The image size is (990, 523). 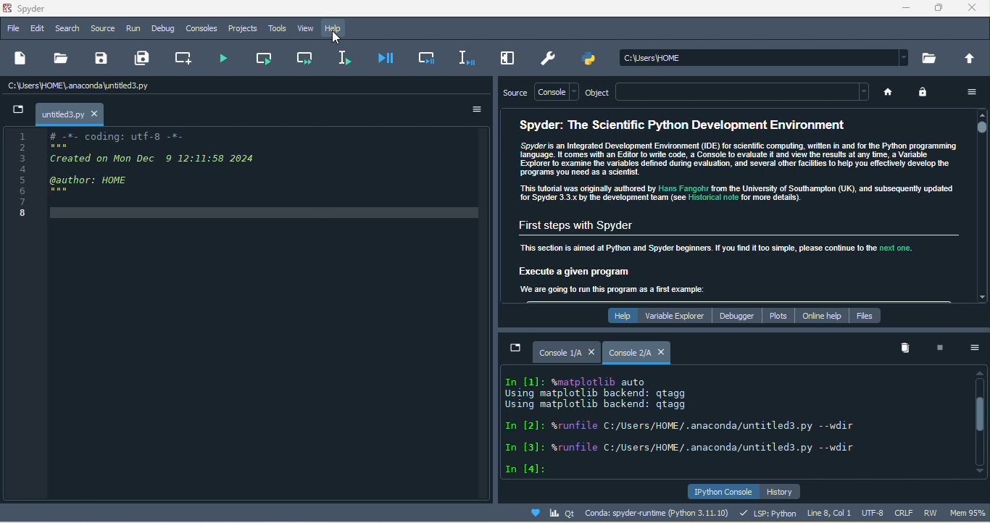 What do you see at coordinates (618, 315) in the screenshot?
I see `help` at bounding box center [618, 315].